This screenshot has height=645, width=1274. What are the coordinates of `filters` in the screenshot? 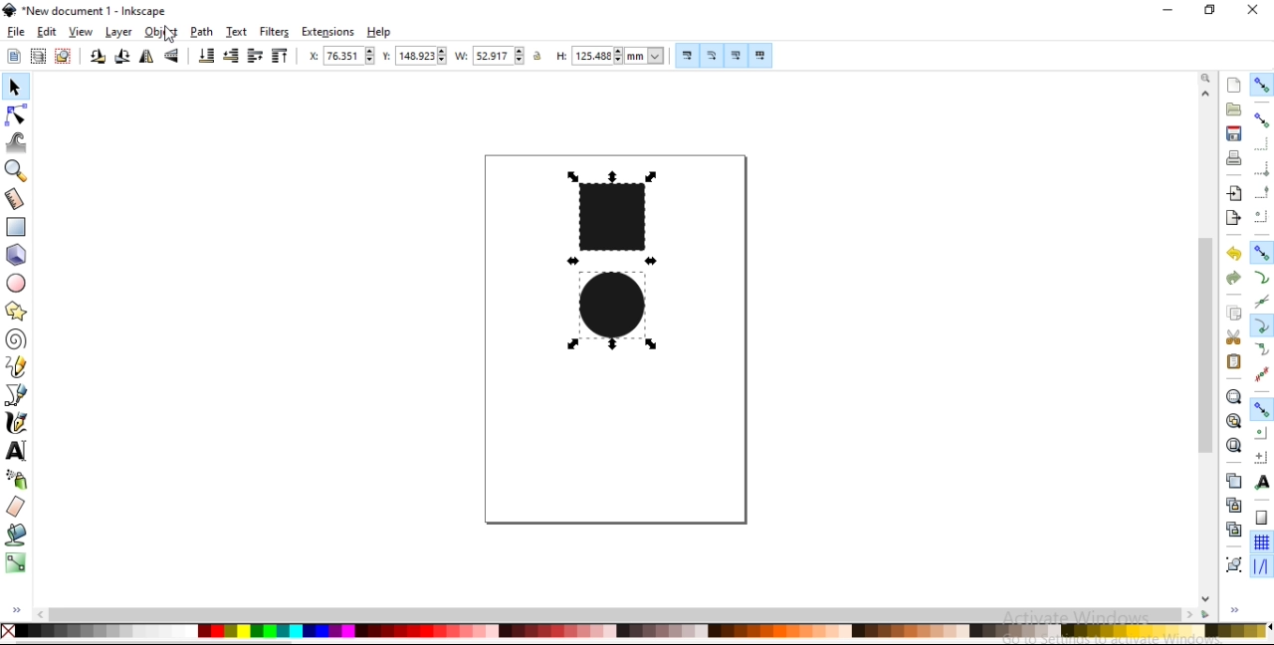 It's located at (275, 31).